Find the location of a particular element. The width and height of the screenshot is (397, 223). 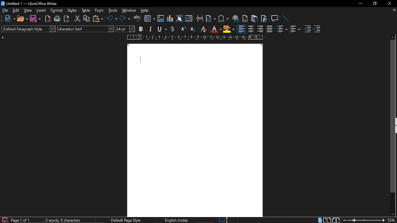

current page is located at coordinates (195, 130).